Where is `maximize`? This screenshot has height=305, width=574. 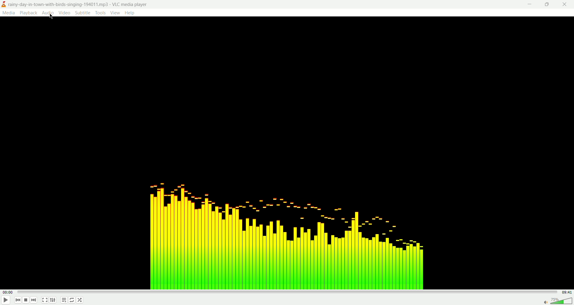 maximize is located at coordinates (548, 5).